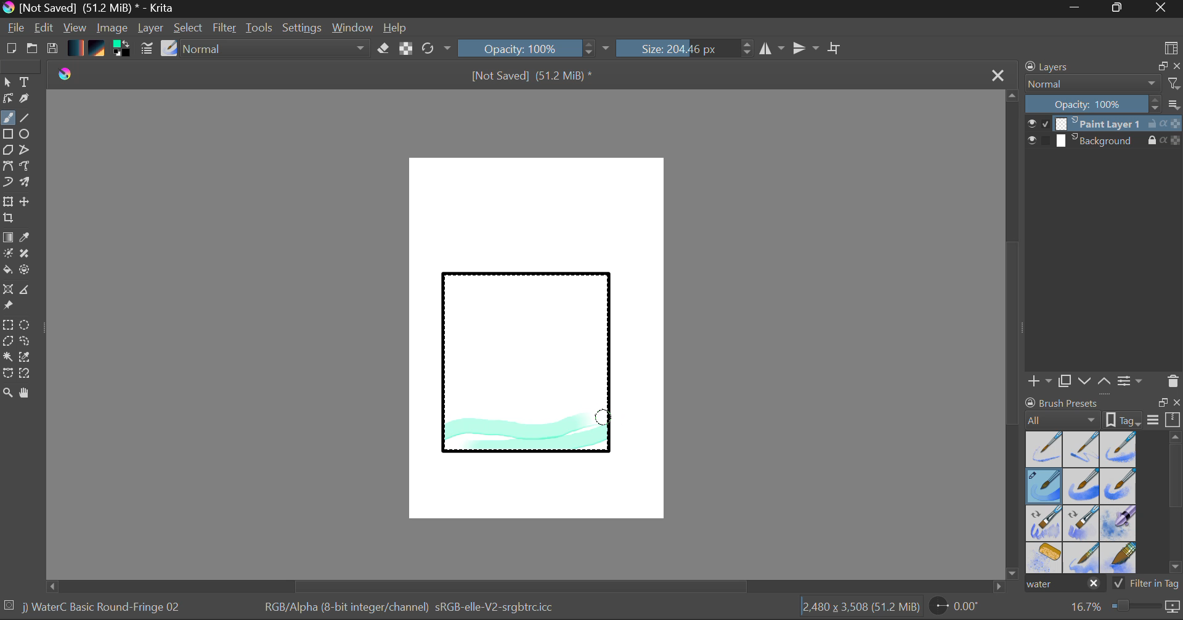  Describe the element at coordinates (9, 255) in the screenshot. I see `Colorize Mask Tool` at that location.